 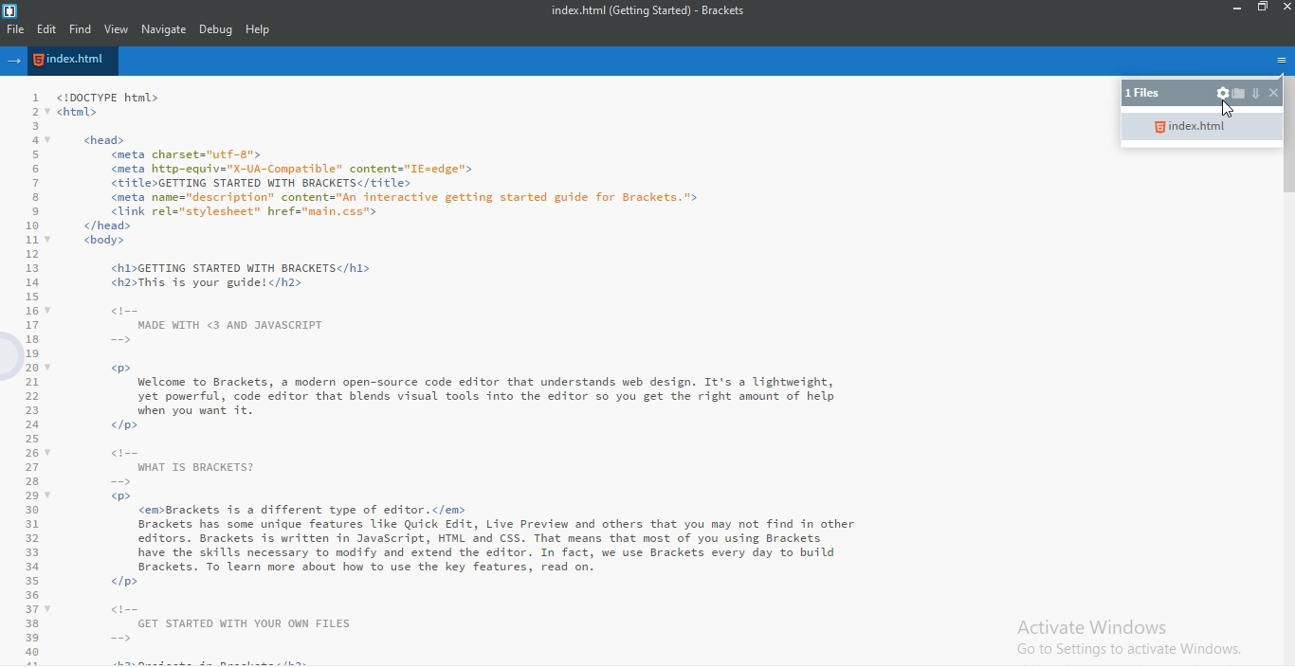 I want to click on options, so click(x=1282, y=61).